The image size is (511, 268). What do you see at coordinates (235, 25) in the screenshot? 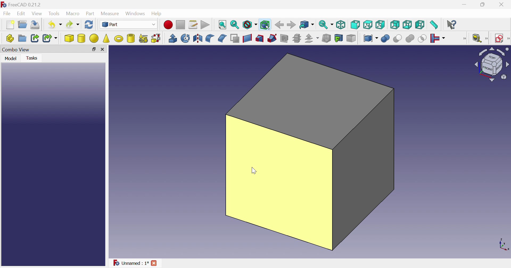
I see `Fit selection` at bounding box center [235, 25].